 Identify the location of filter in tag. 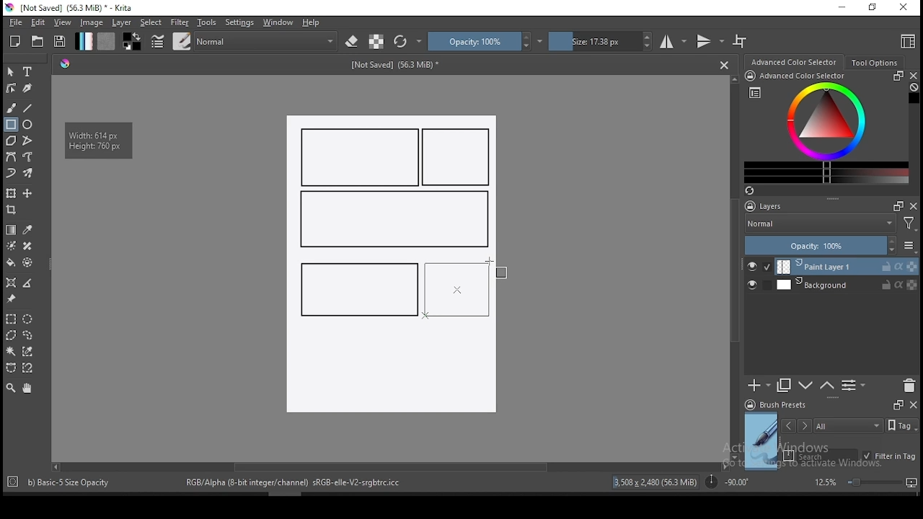
(889, 457).